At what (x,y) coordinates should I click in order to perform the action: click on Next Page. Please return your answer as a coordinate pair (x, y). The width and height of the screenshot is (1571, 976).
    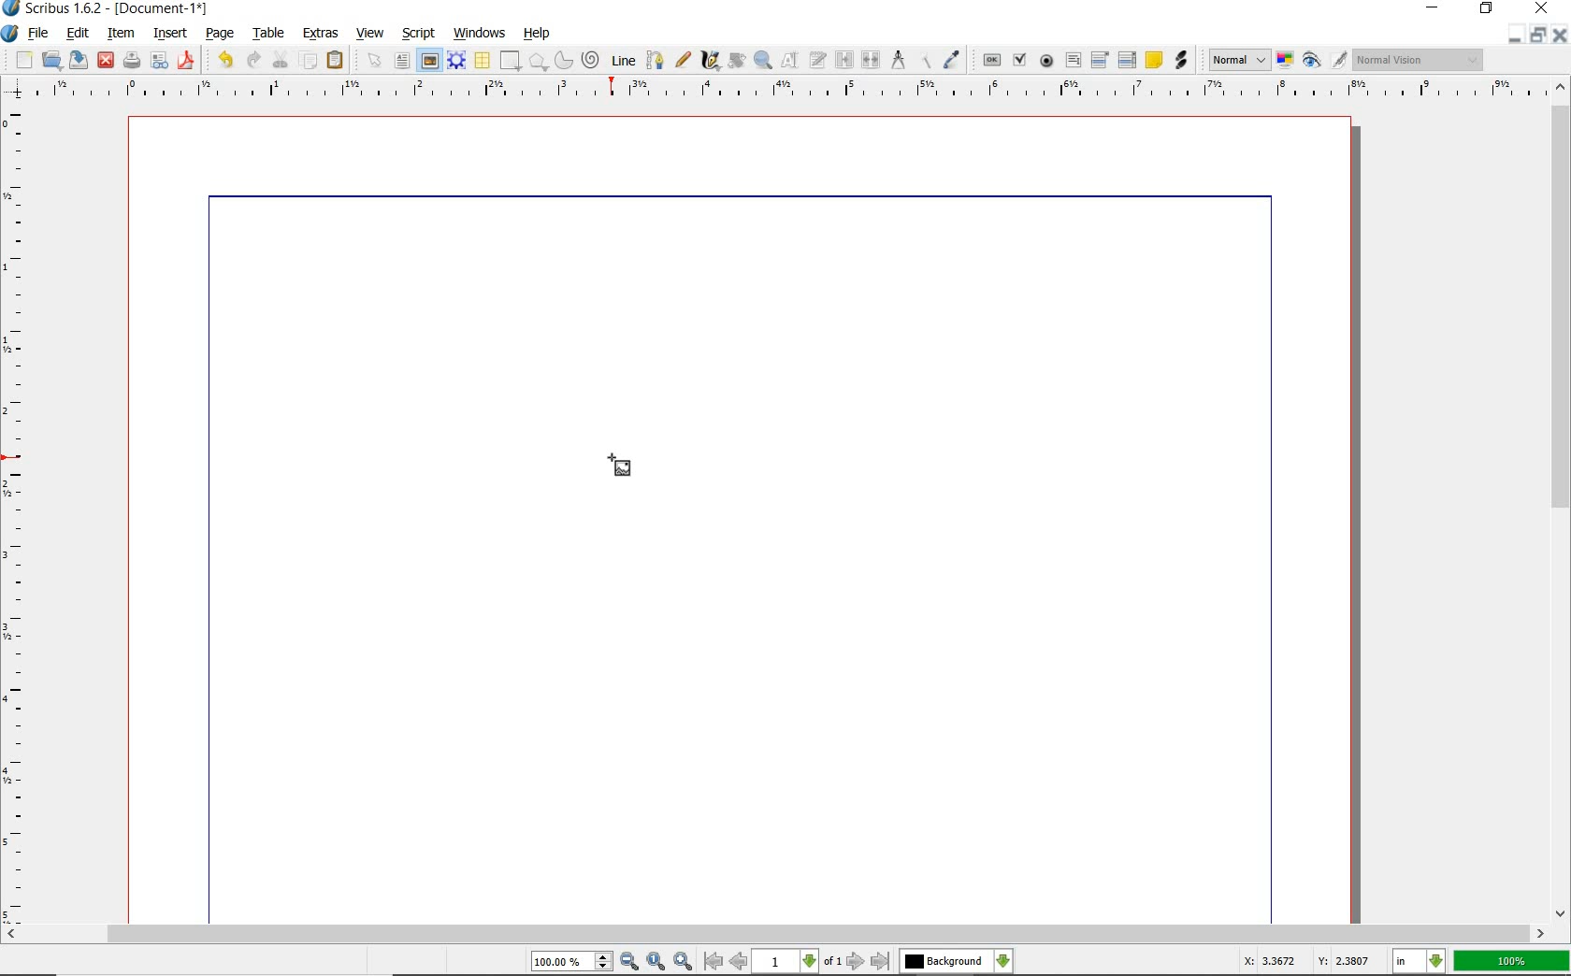
    Looking at the image, I should click on (857, 962).